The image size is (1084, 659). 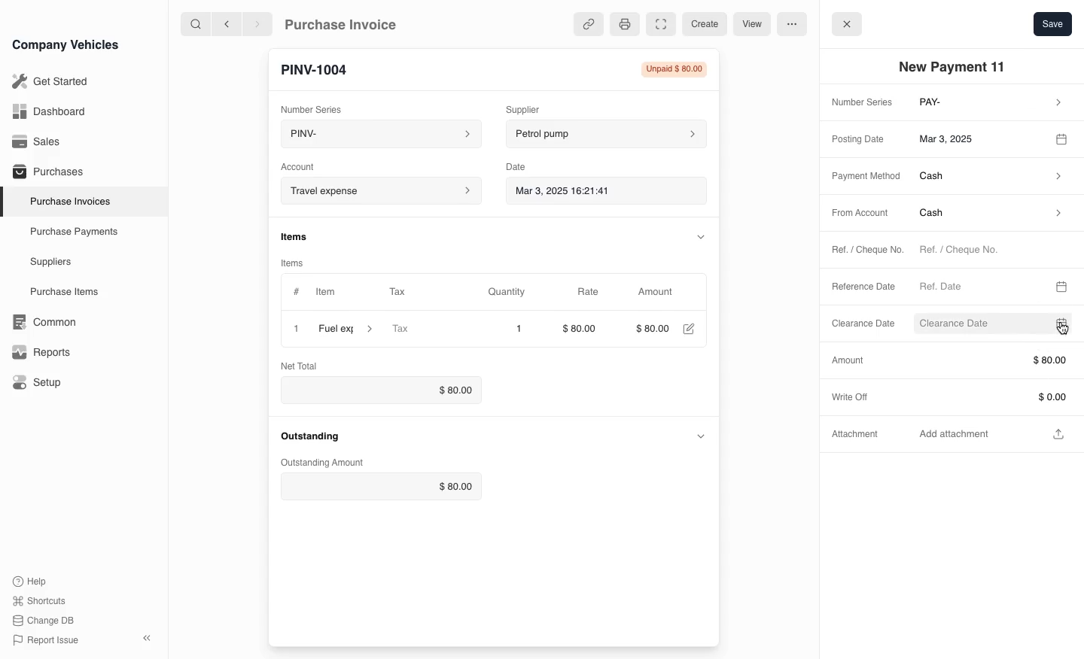 I want to click on Tax, so click(x=410, y=293).